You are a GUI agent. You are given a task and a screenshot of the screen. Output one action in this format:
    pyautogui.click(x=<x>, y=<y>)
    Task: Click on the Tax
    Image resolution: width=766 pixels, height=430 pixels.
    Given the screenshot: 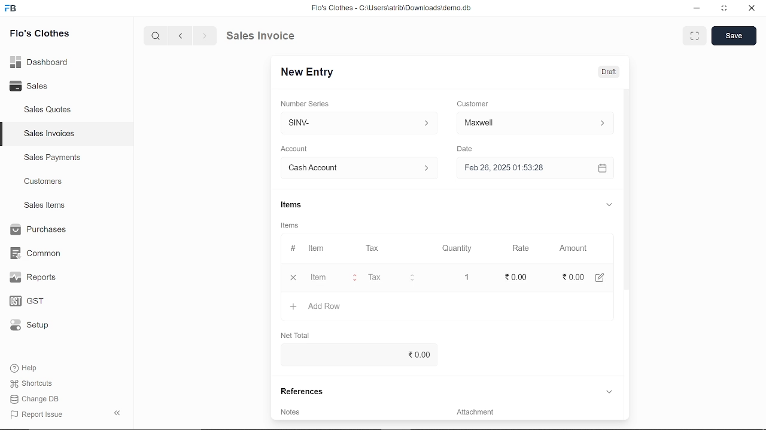 What is the action you would take?
    pyautogui.click(x=394, y=278)
    